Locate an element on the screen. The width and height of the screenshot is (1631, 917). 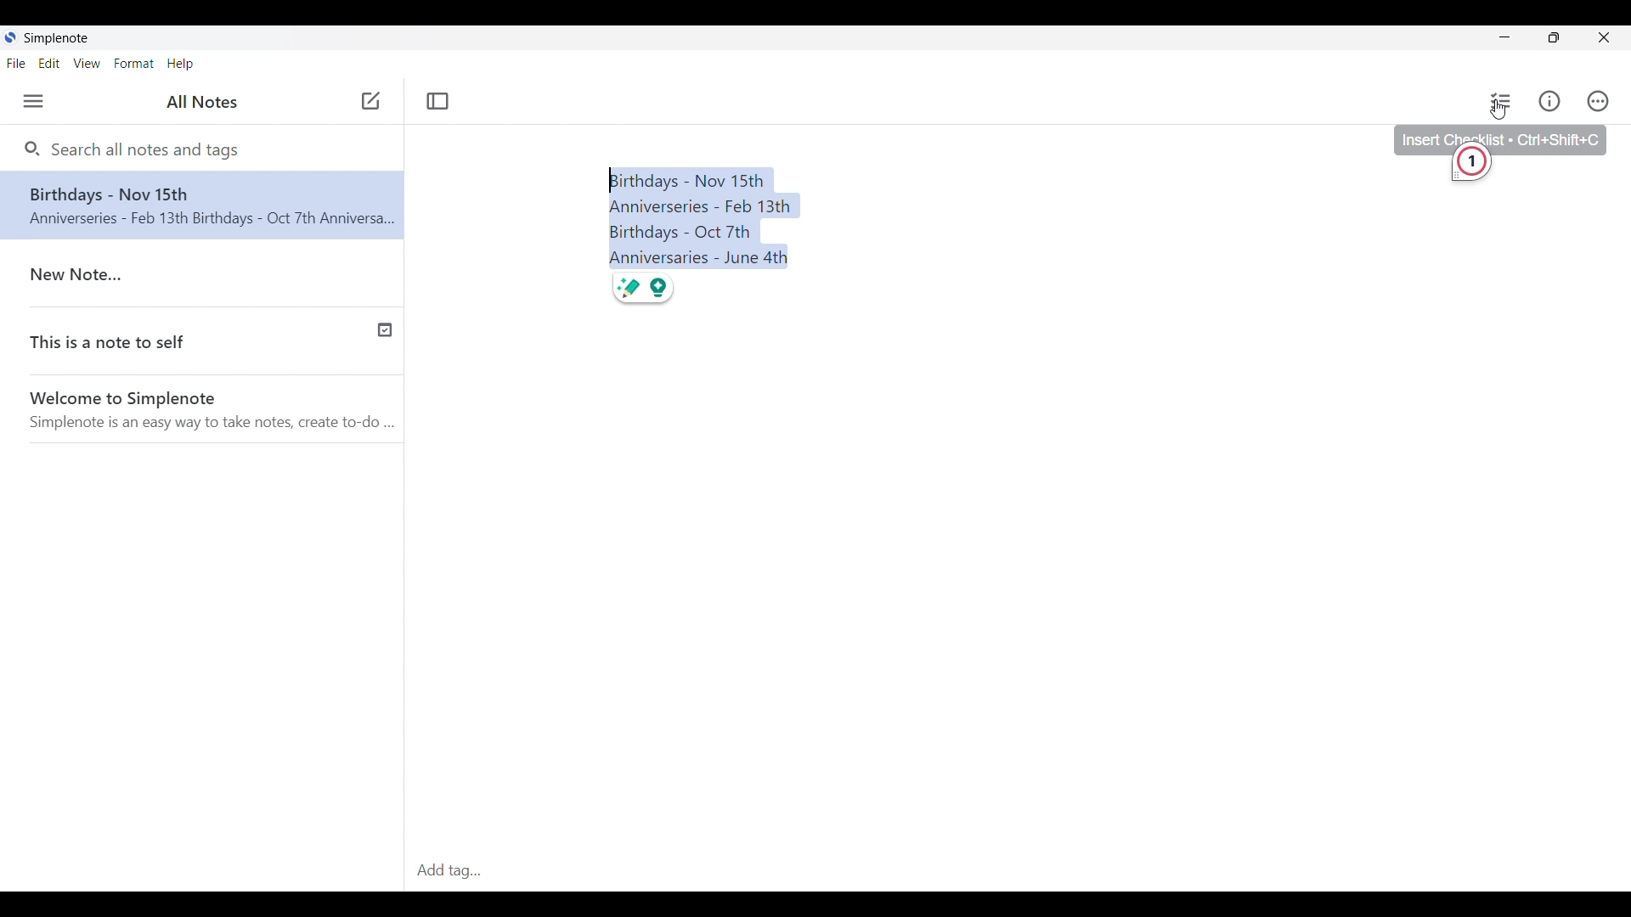
Click to add note is located at coordinates (371, 100).